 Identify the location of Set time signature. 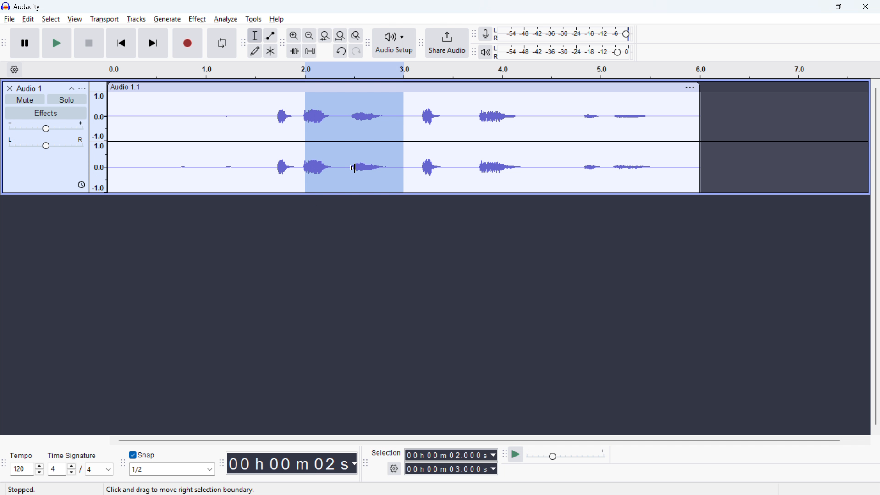
(81, 469).